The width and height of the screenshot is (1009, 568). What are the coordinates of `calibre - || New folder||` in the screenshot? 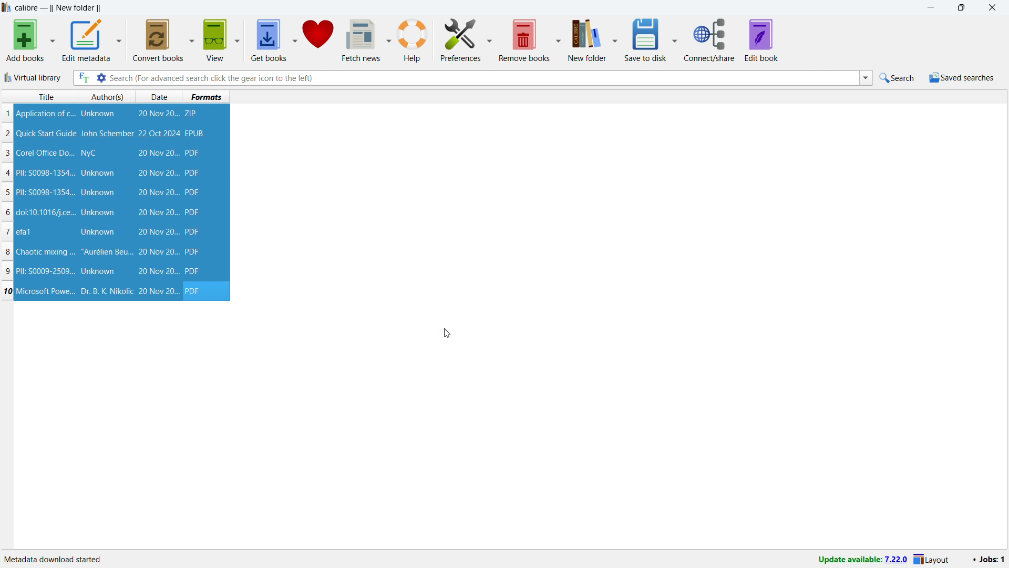 It's located at (59, 8).